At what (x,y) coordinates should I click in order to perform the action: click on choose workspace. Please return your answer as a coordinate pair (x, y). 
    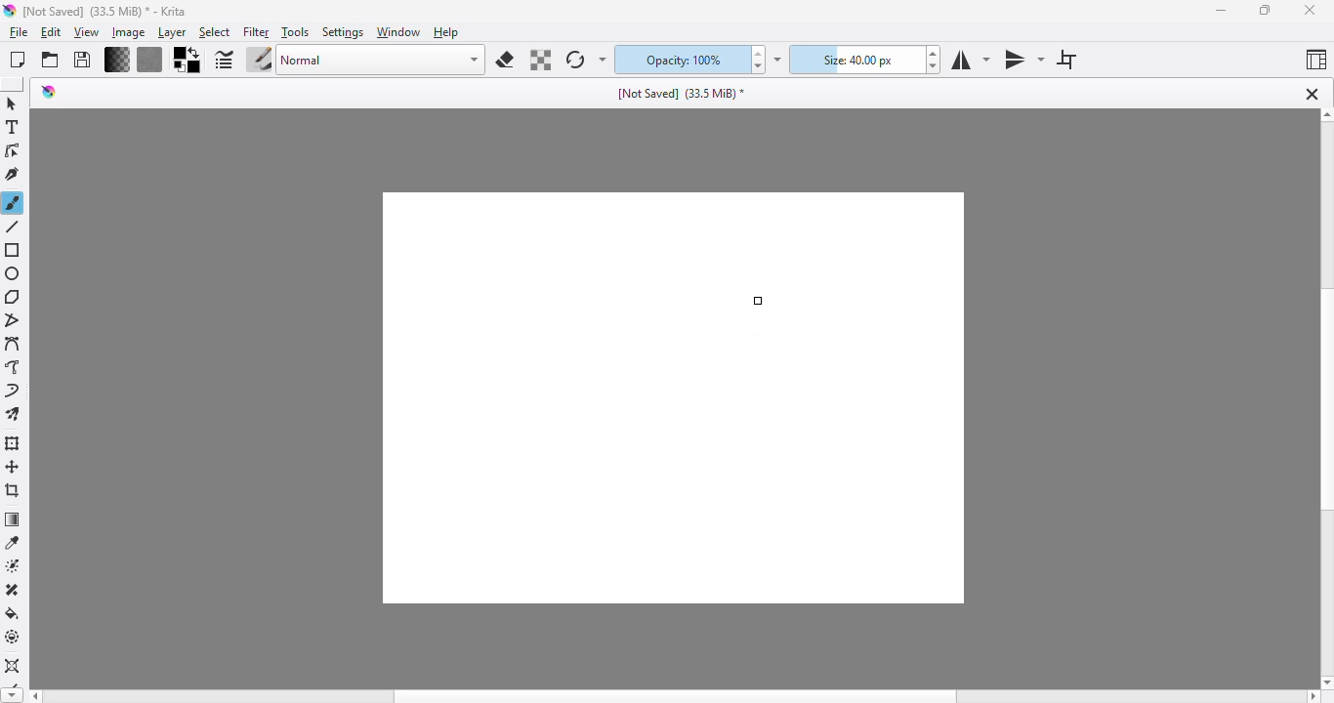
    Looking at the image, I should click on (1316, 60).